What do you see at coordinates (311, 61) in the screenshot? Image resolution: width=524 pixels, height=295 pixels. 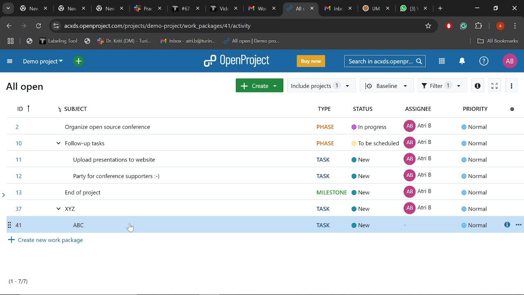 I see `Buy now` at bounding box center [311, 61].